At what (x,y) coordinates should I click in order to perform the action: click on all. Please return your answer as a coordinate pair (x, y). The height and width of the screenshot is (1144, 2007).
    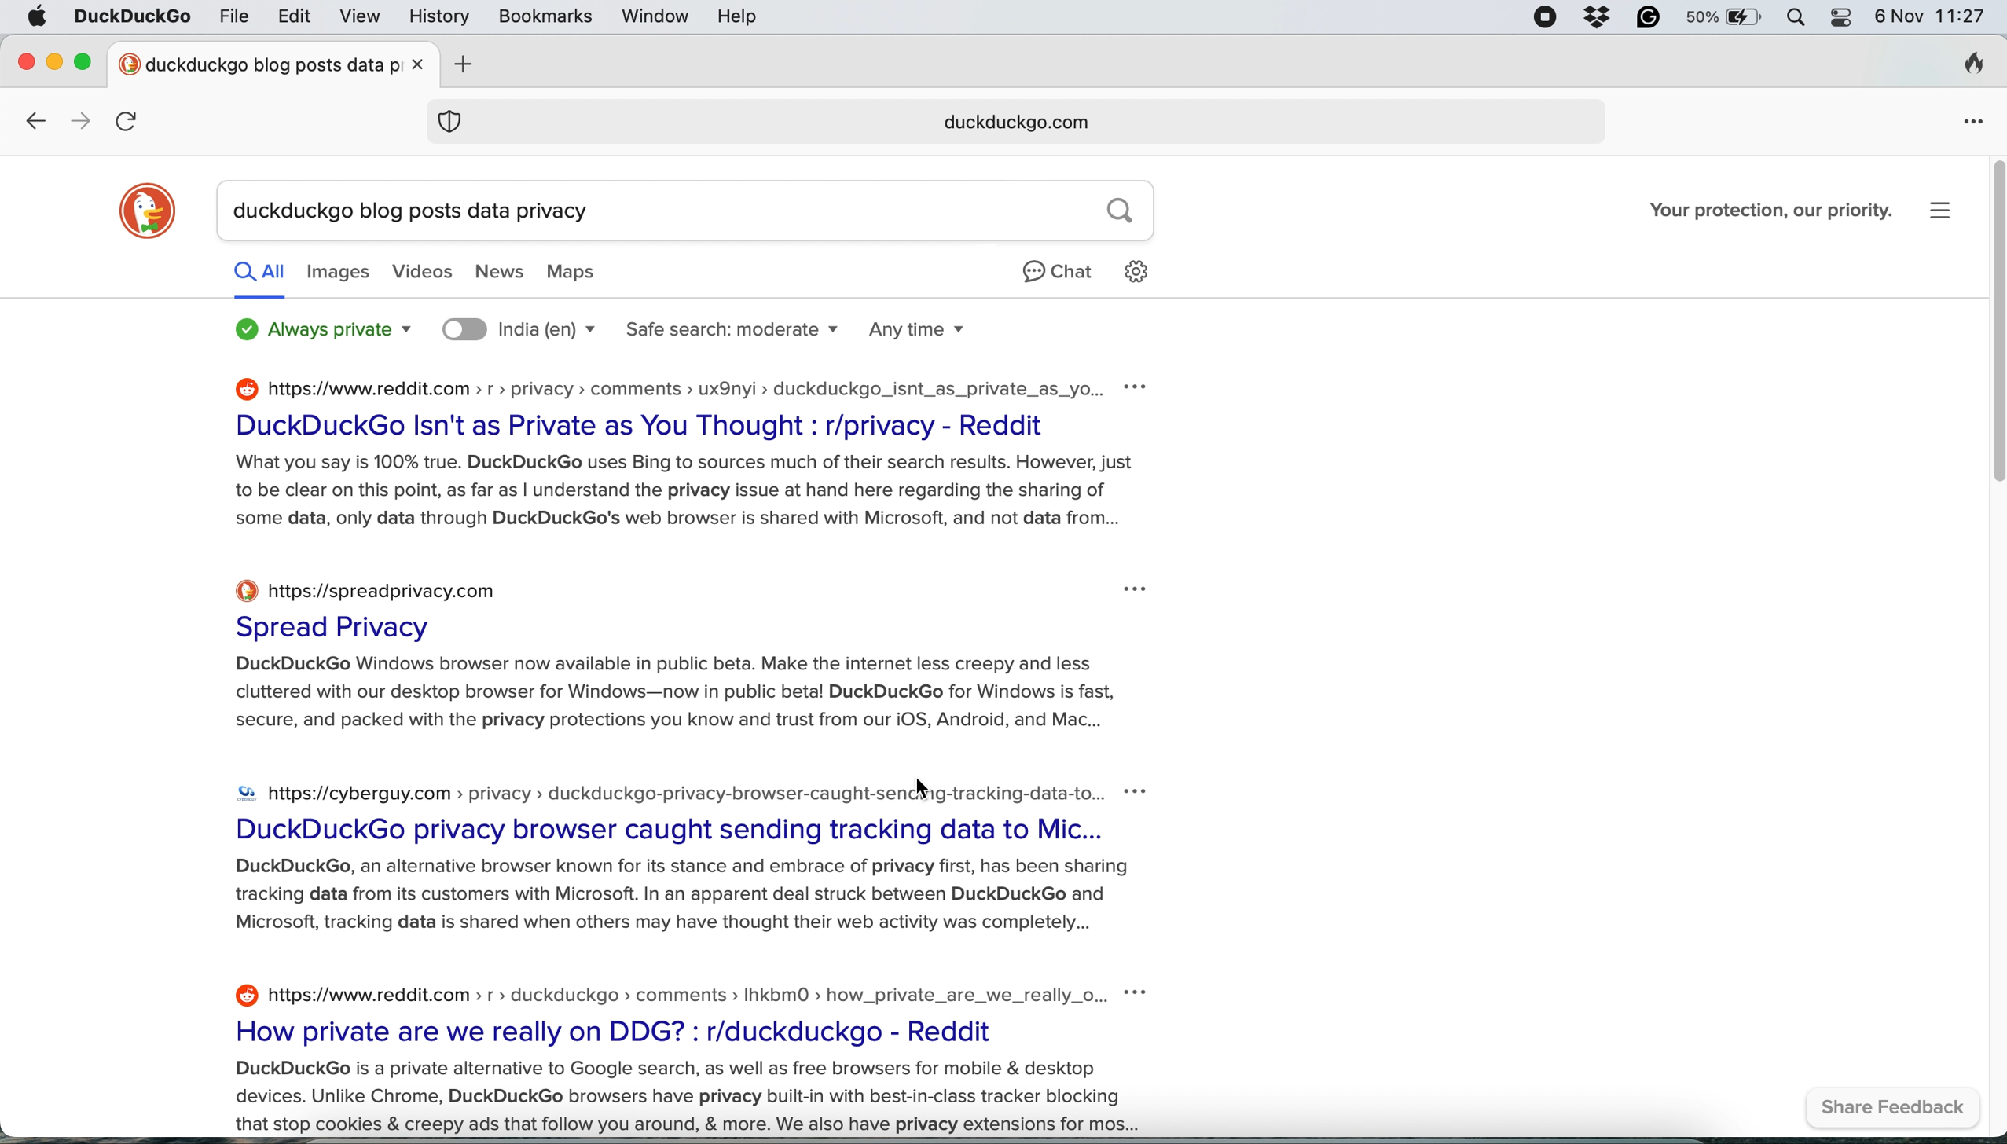
    Looking at the image, I should click on (265, 278).